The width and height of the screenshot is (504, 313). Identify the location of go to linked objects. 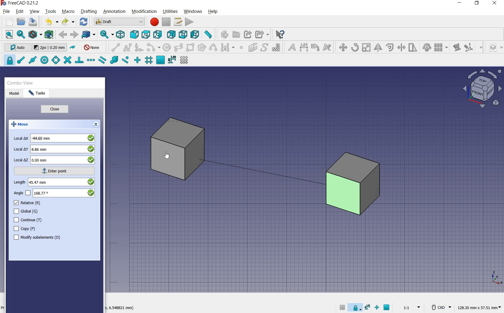
(88, 35).